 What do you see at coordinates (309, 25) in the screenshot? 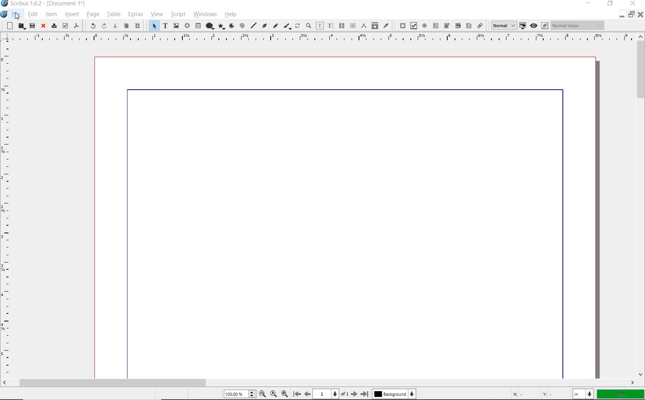
I see `zoom in or zoom out` at bounding box center [309, 25].